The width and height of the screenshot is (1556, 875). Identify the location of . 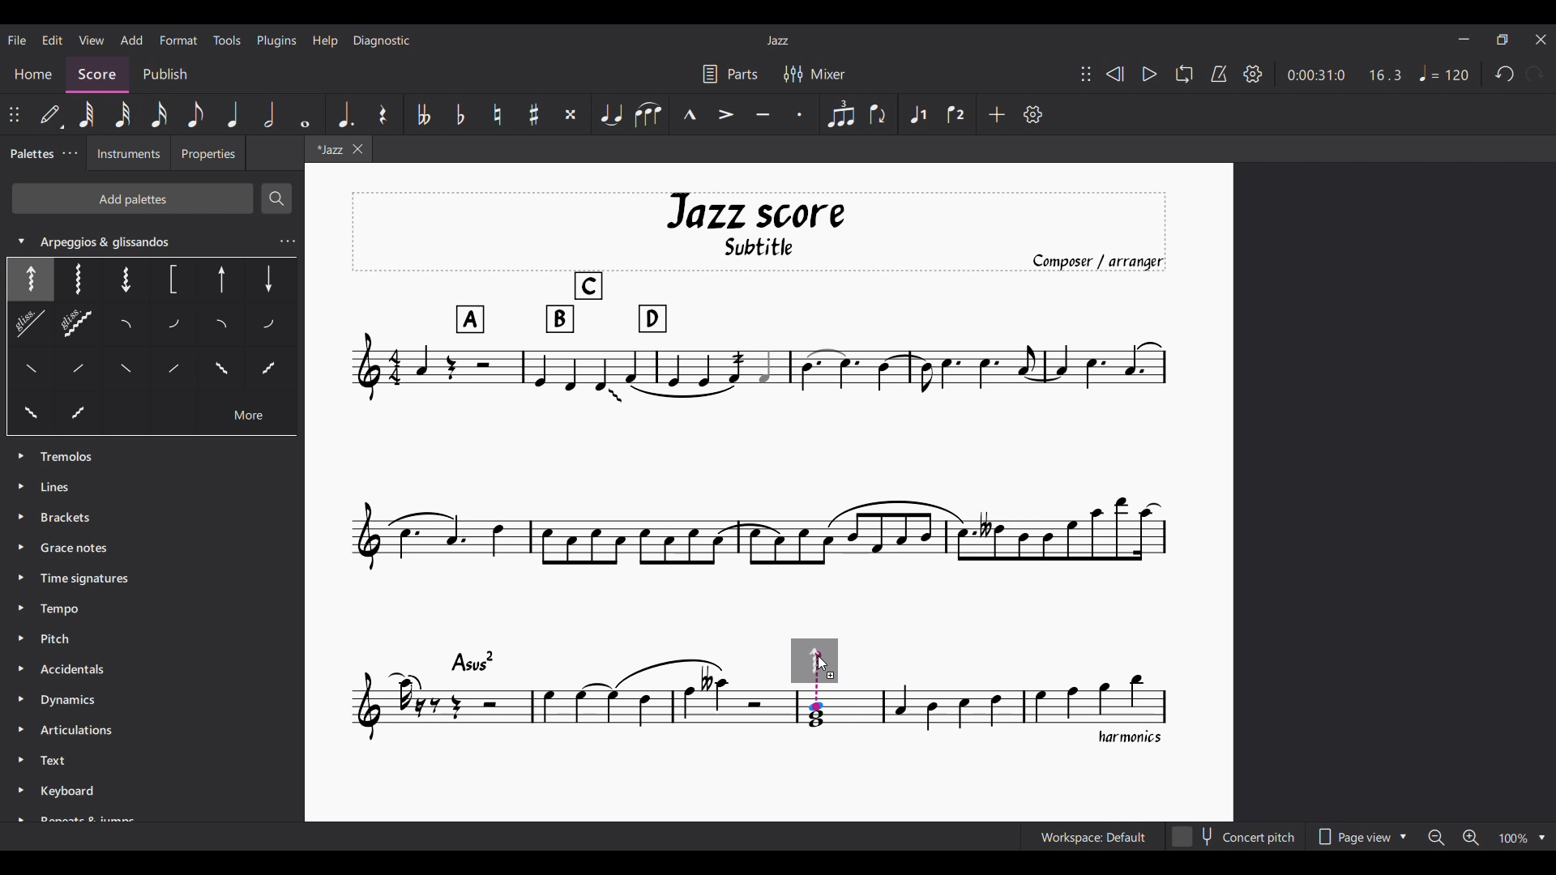
(270, 277).